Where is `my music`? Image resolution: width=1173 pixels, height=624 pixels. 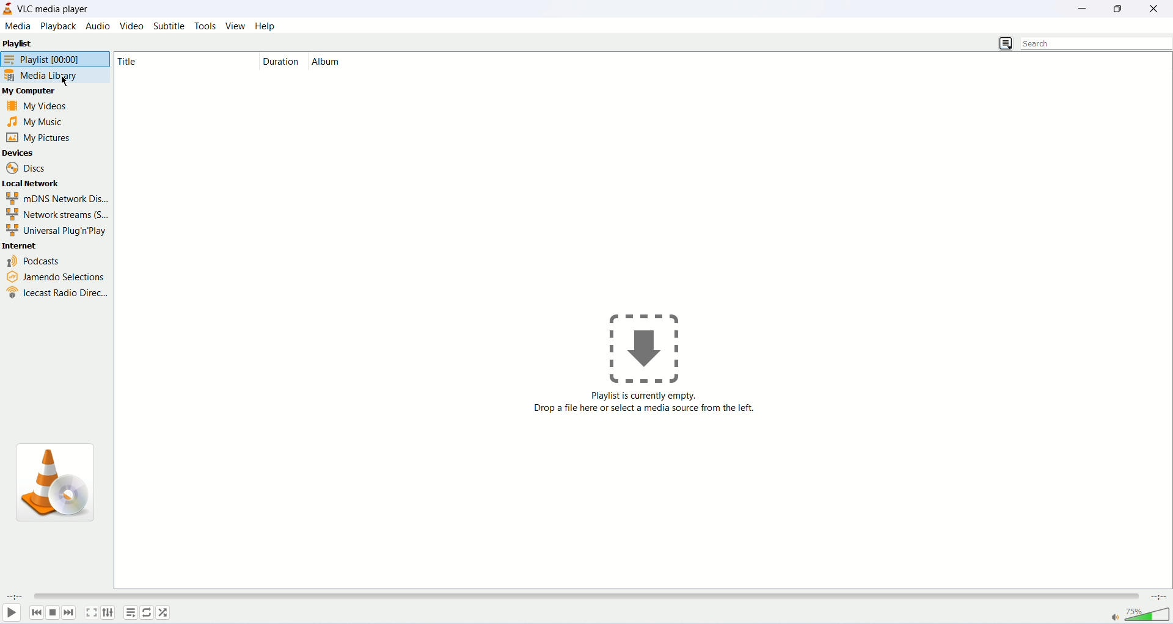 my music is located at coordinates (38, 122).